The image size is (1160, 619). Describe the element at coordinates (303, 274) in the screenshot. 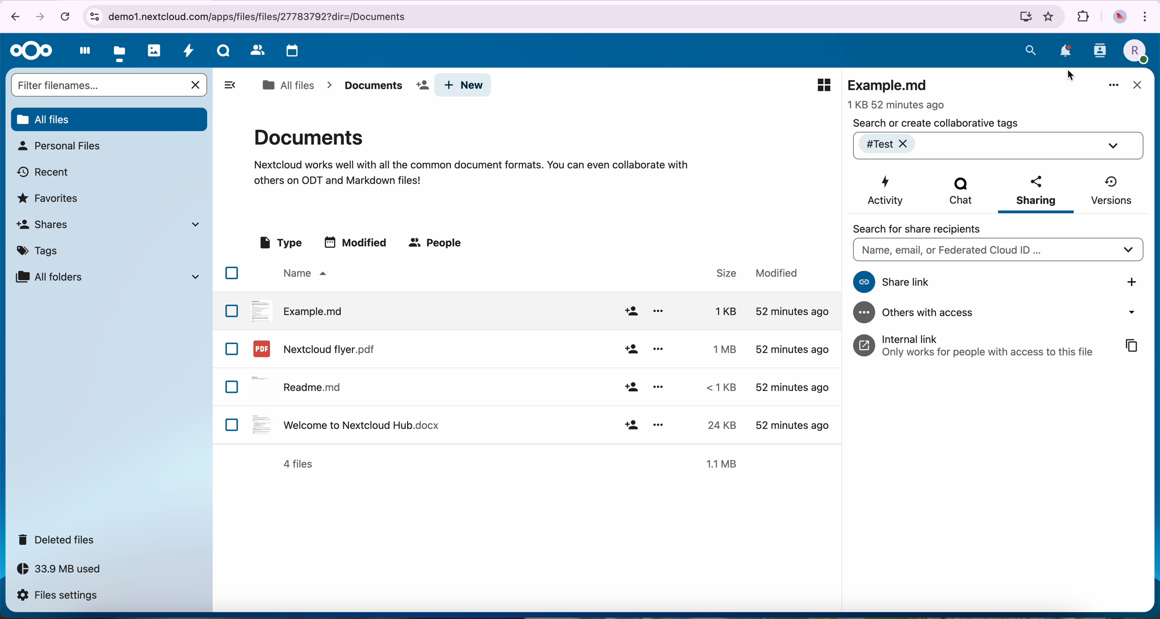

I see `name` at that location.